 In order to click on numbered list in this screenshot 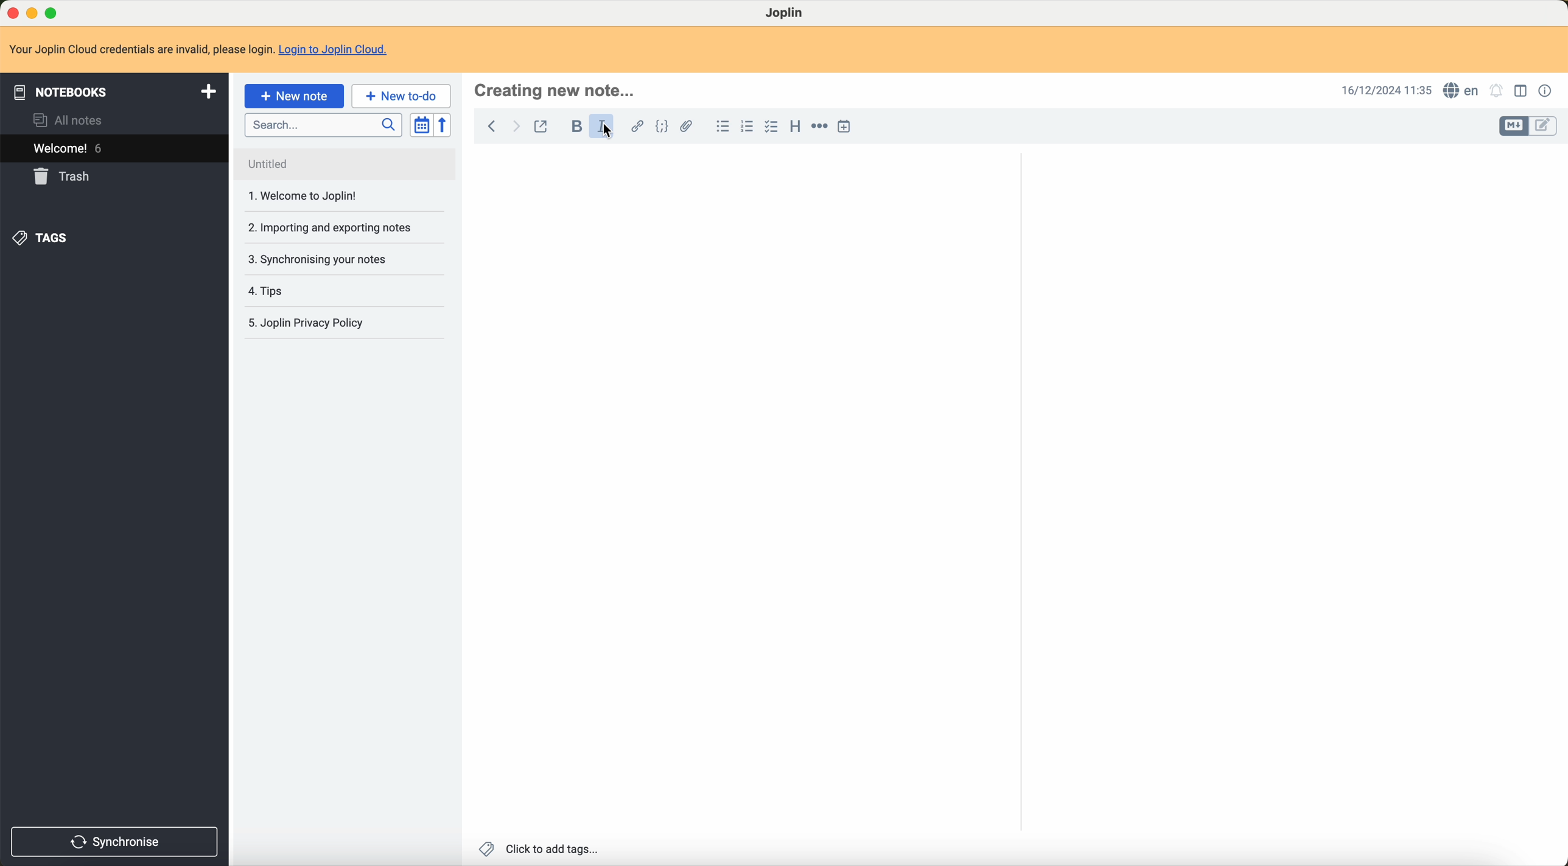, I will do `click(747, 128)`.